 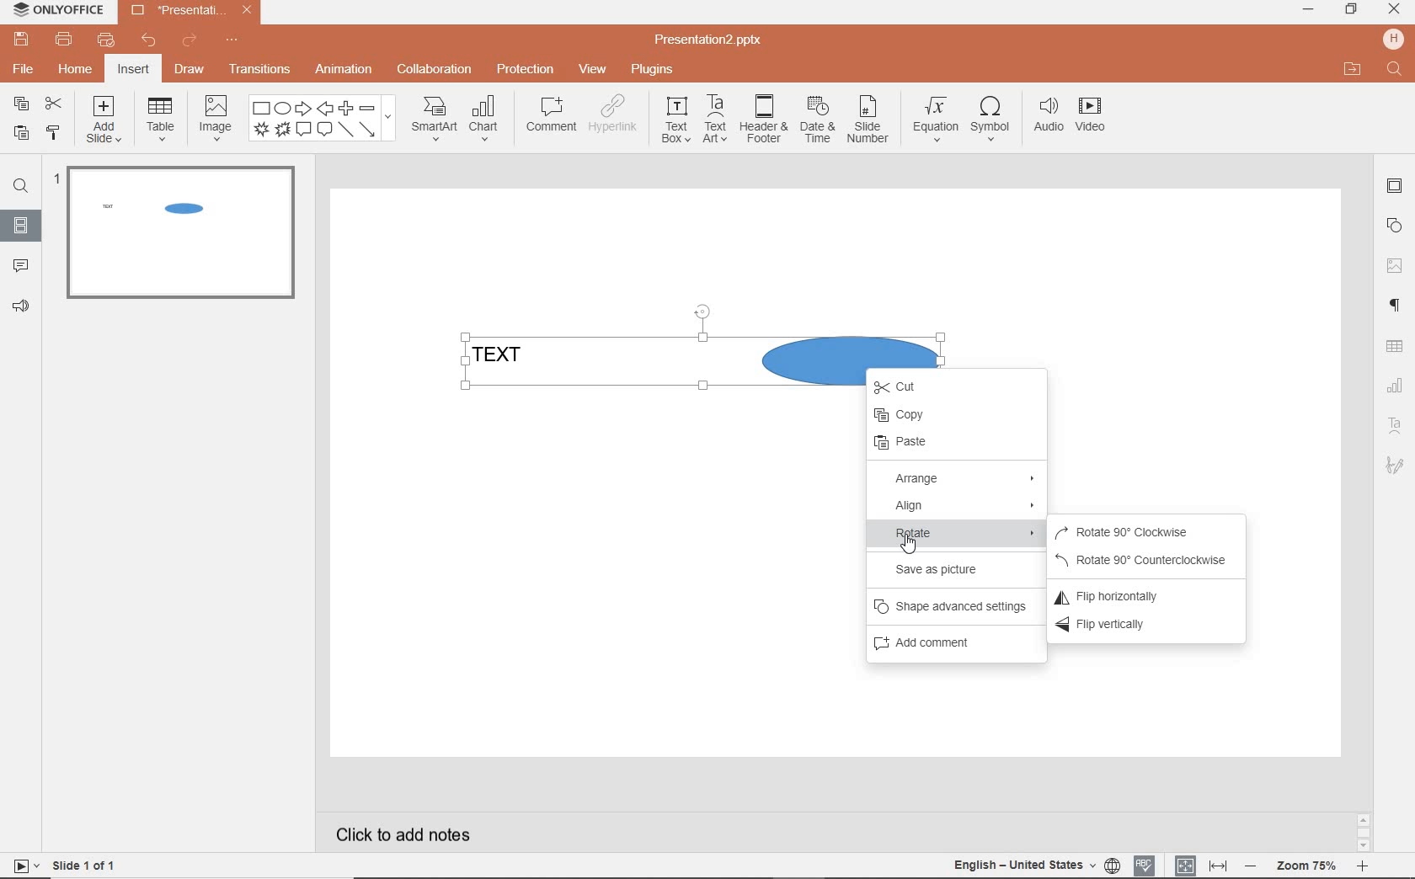 I want to click on CLICK TO ADD NOTES, so click(x=407, y=833).